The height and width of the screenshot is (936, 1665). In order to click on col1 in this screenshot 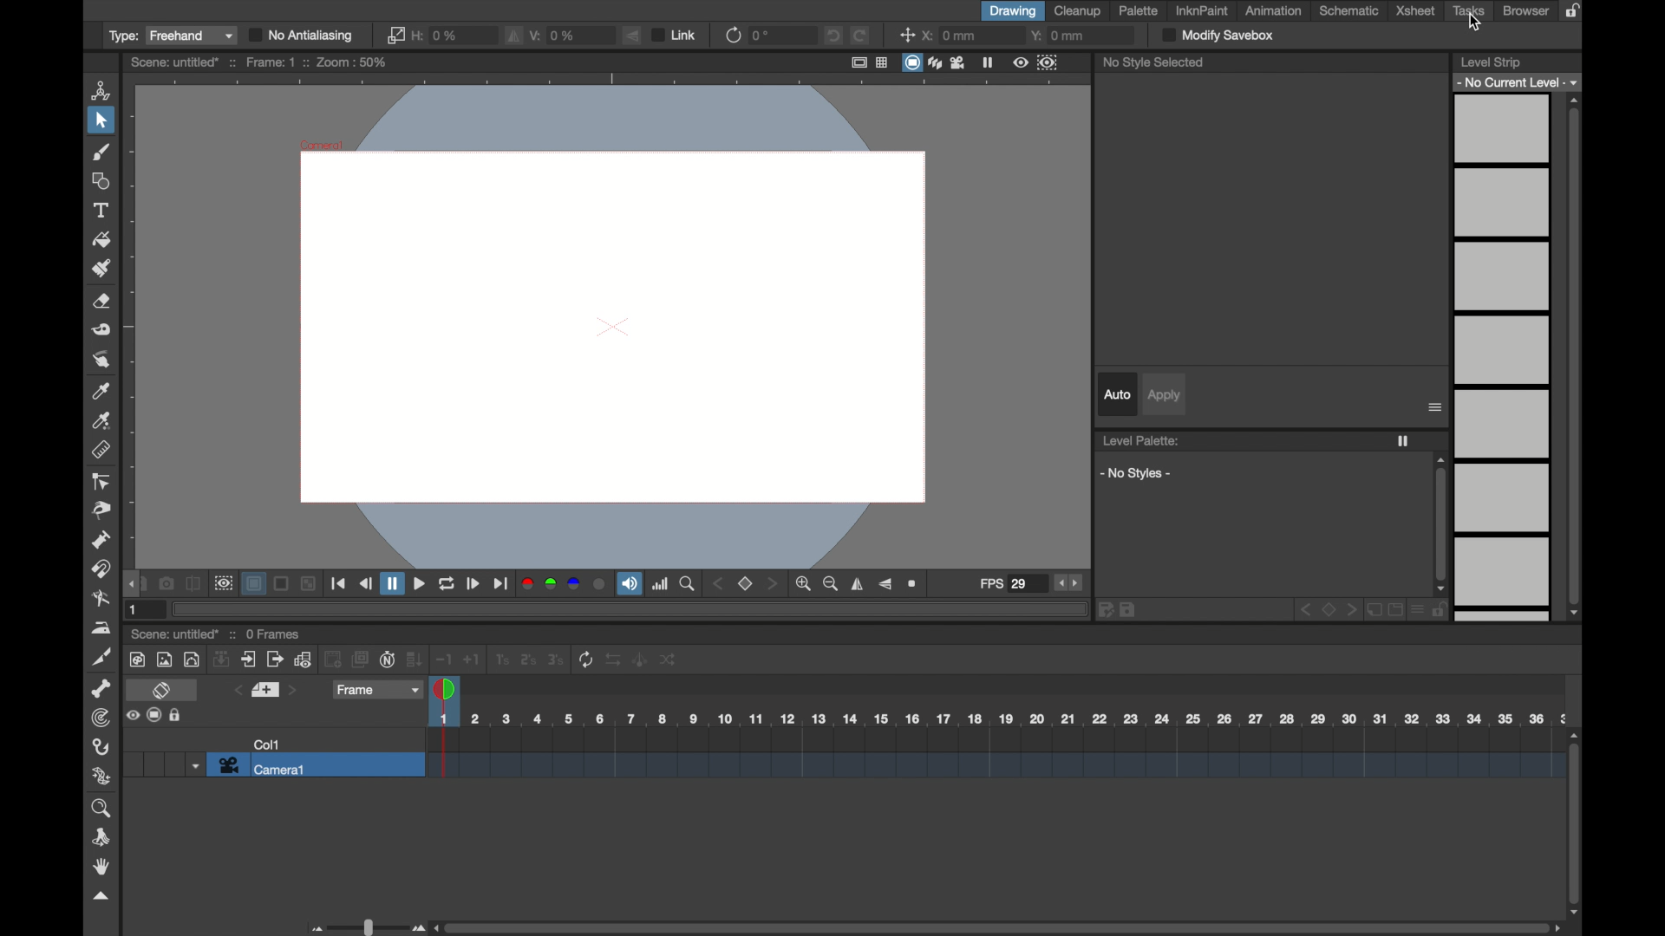, I will do `click(266, 744)`.